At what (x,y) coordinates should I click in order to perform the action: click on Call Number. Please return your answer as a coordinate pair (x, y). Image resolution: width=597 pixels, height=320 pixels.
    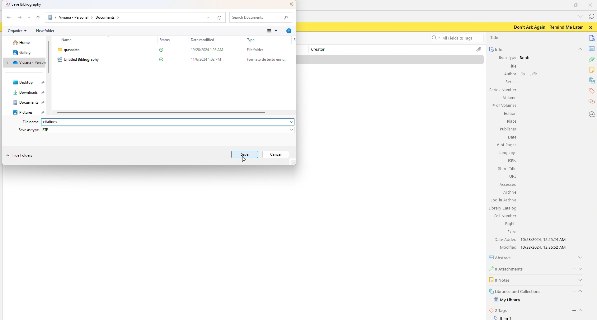
    Looking at the image, I should click on (505, 216).